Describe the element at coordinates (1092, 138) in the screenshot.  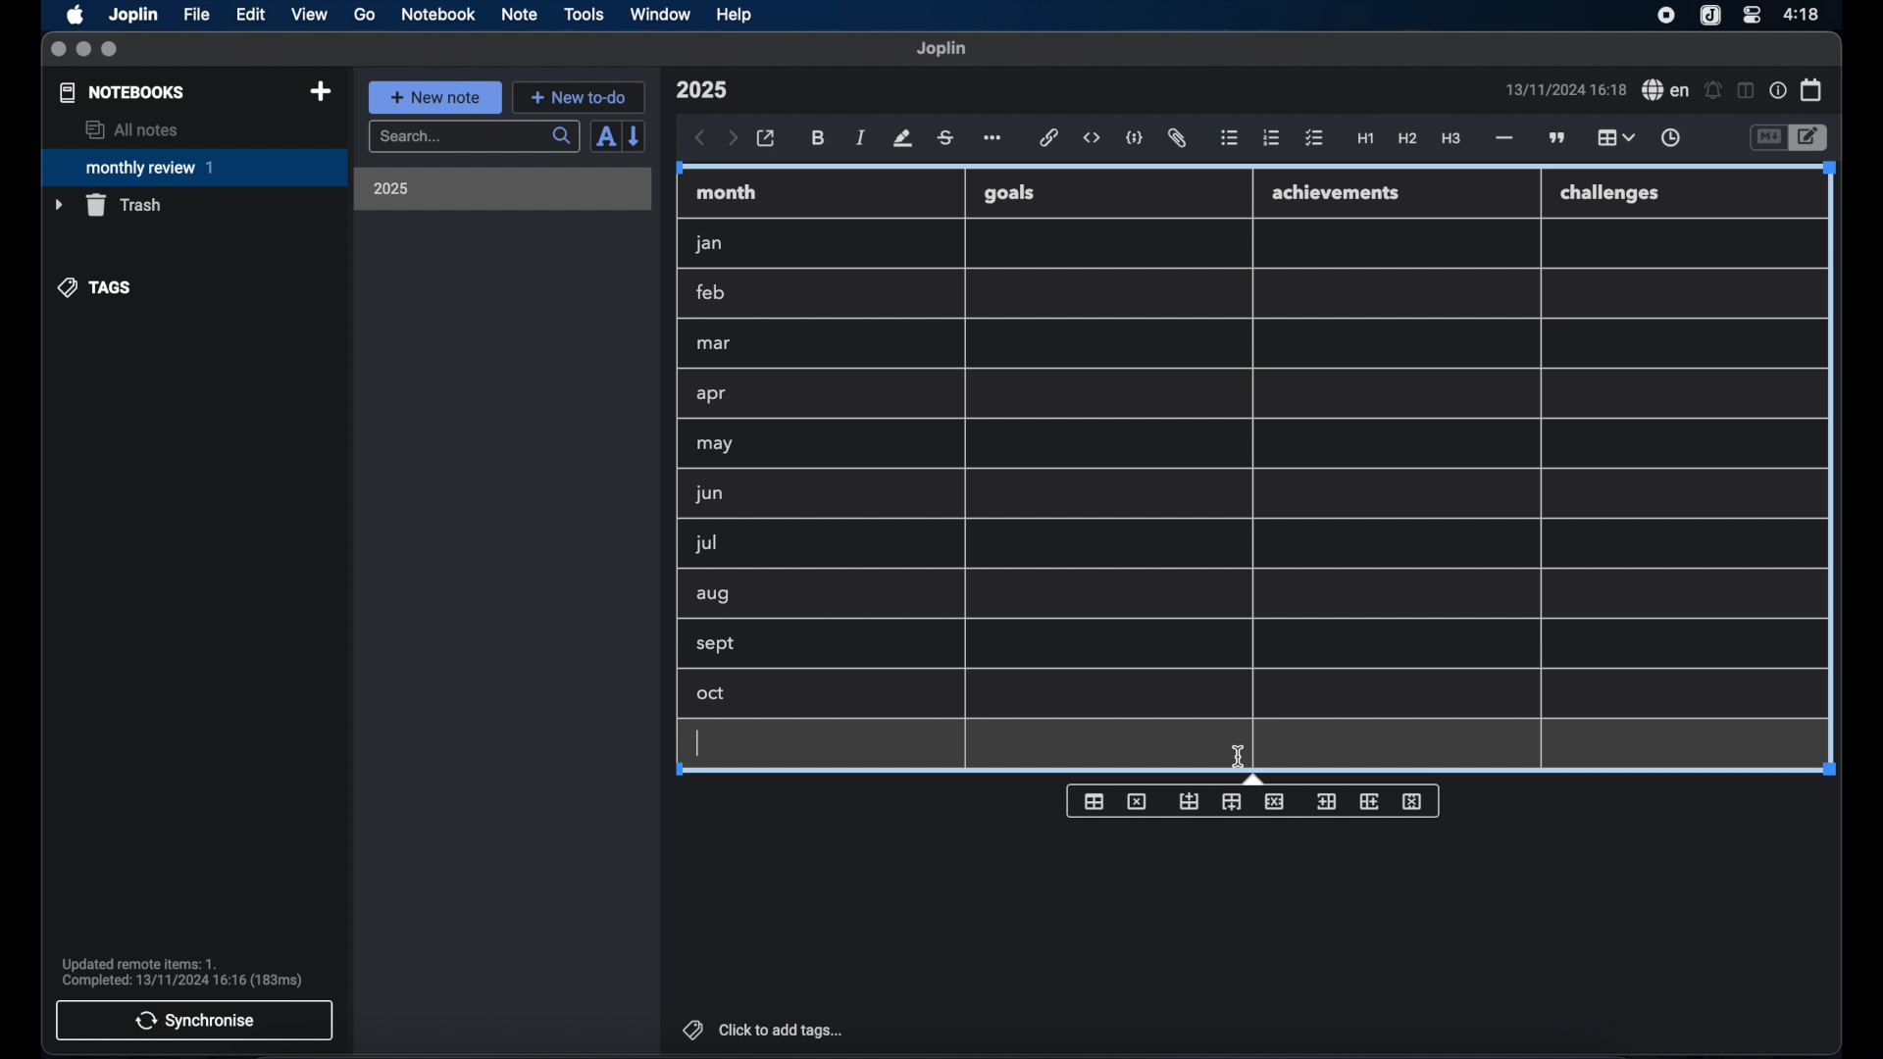
I see `inline code` at that location.